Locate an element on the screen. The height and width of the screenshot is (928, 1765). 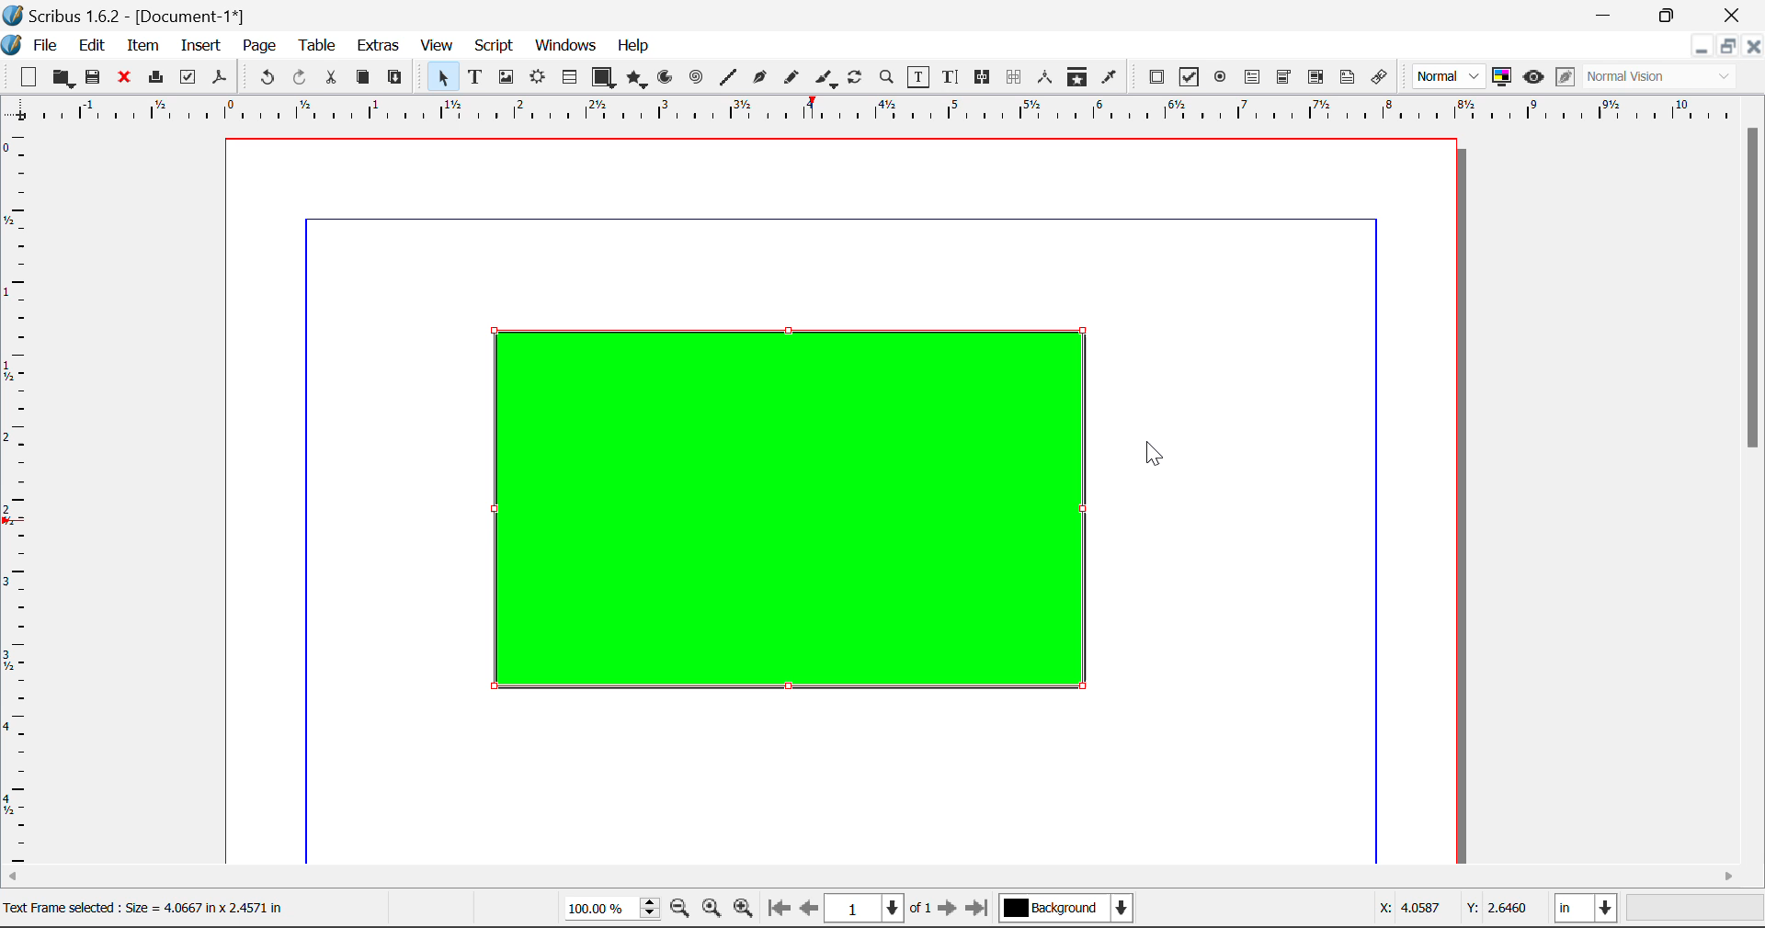
Zoom 100% is located at coordinates (612, 910).